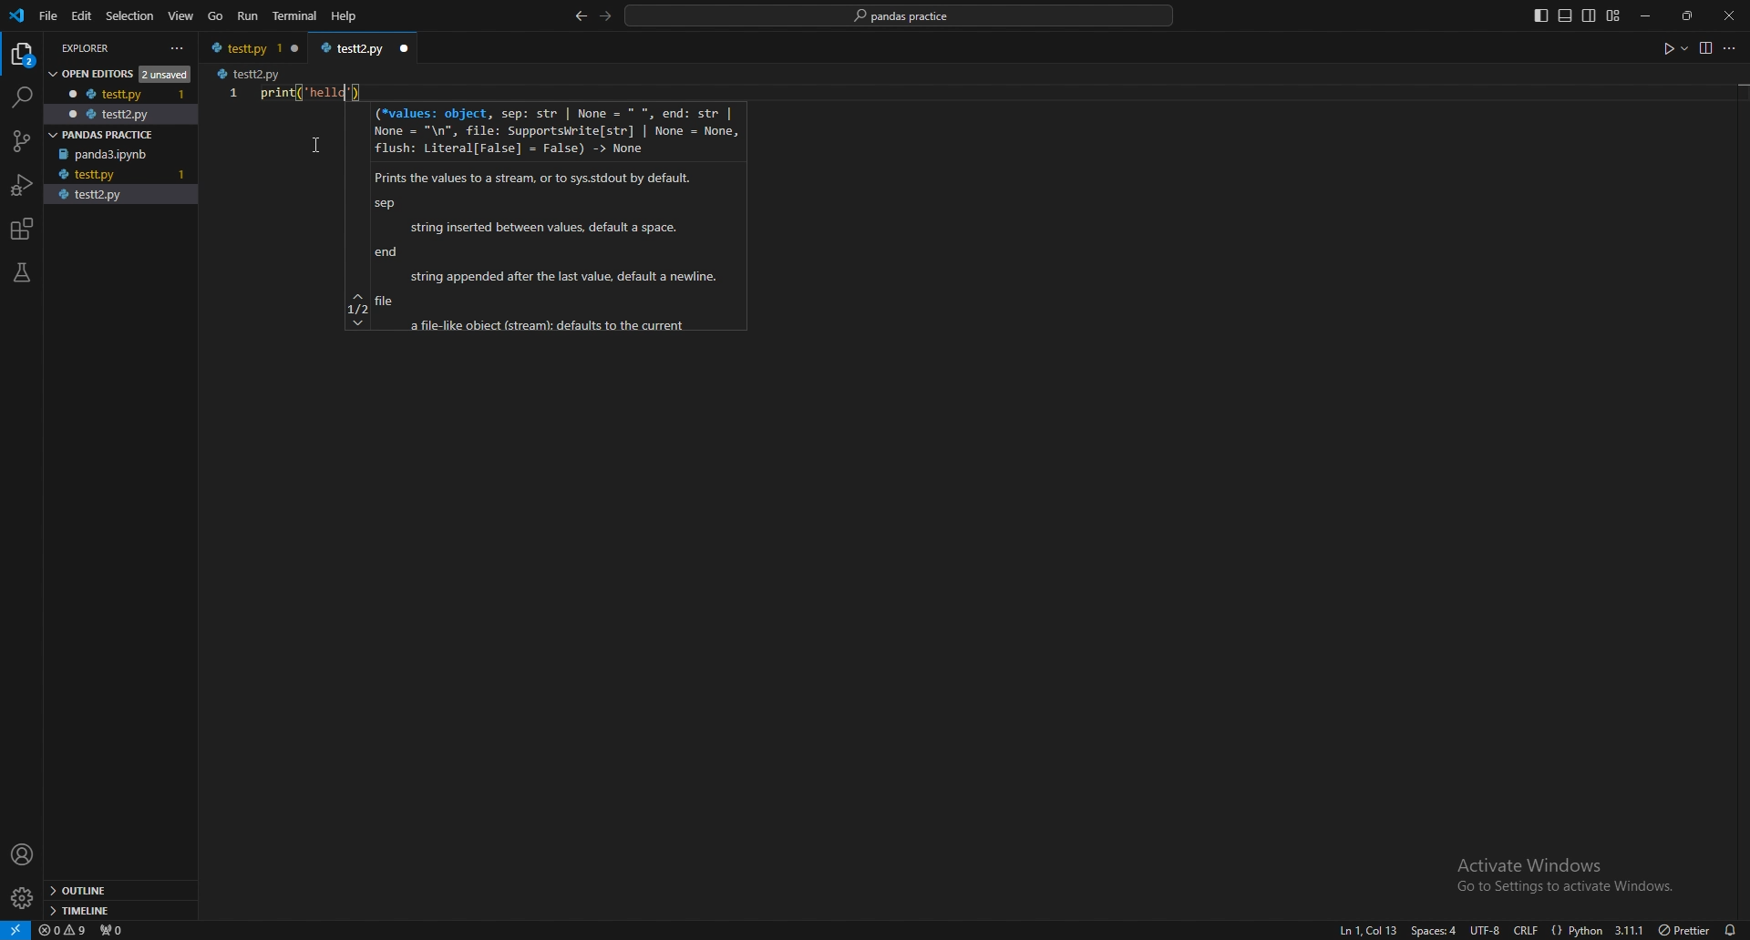  I want to click on print("Hello"), so click(310, 92).